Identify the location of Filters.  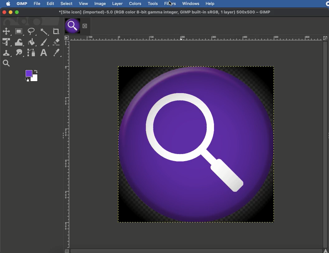
(170, 3).